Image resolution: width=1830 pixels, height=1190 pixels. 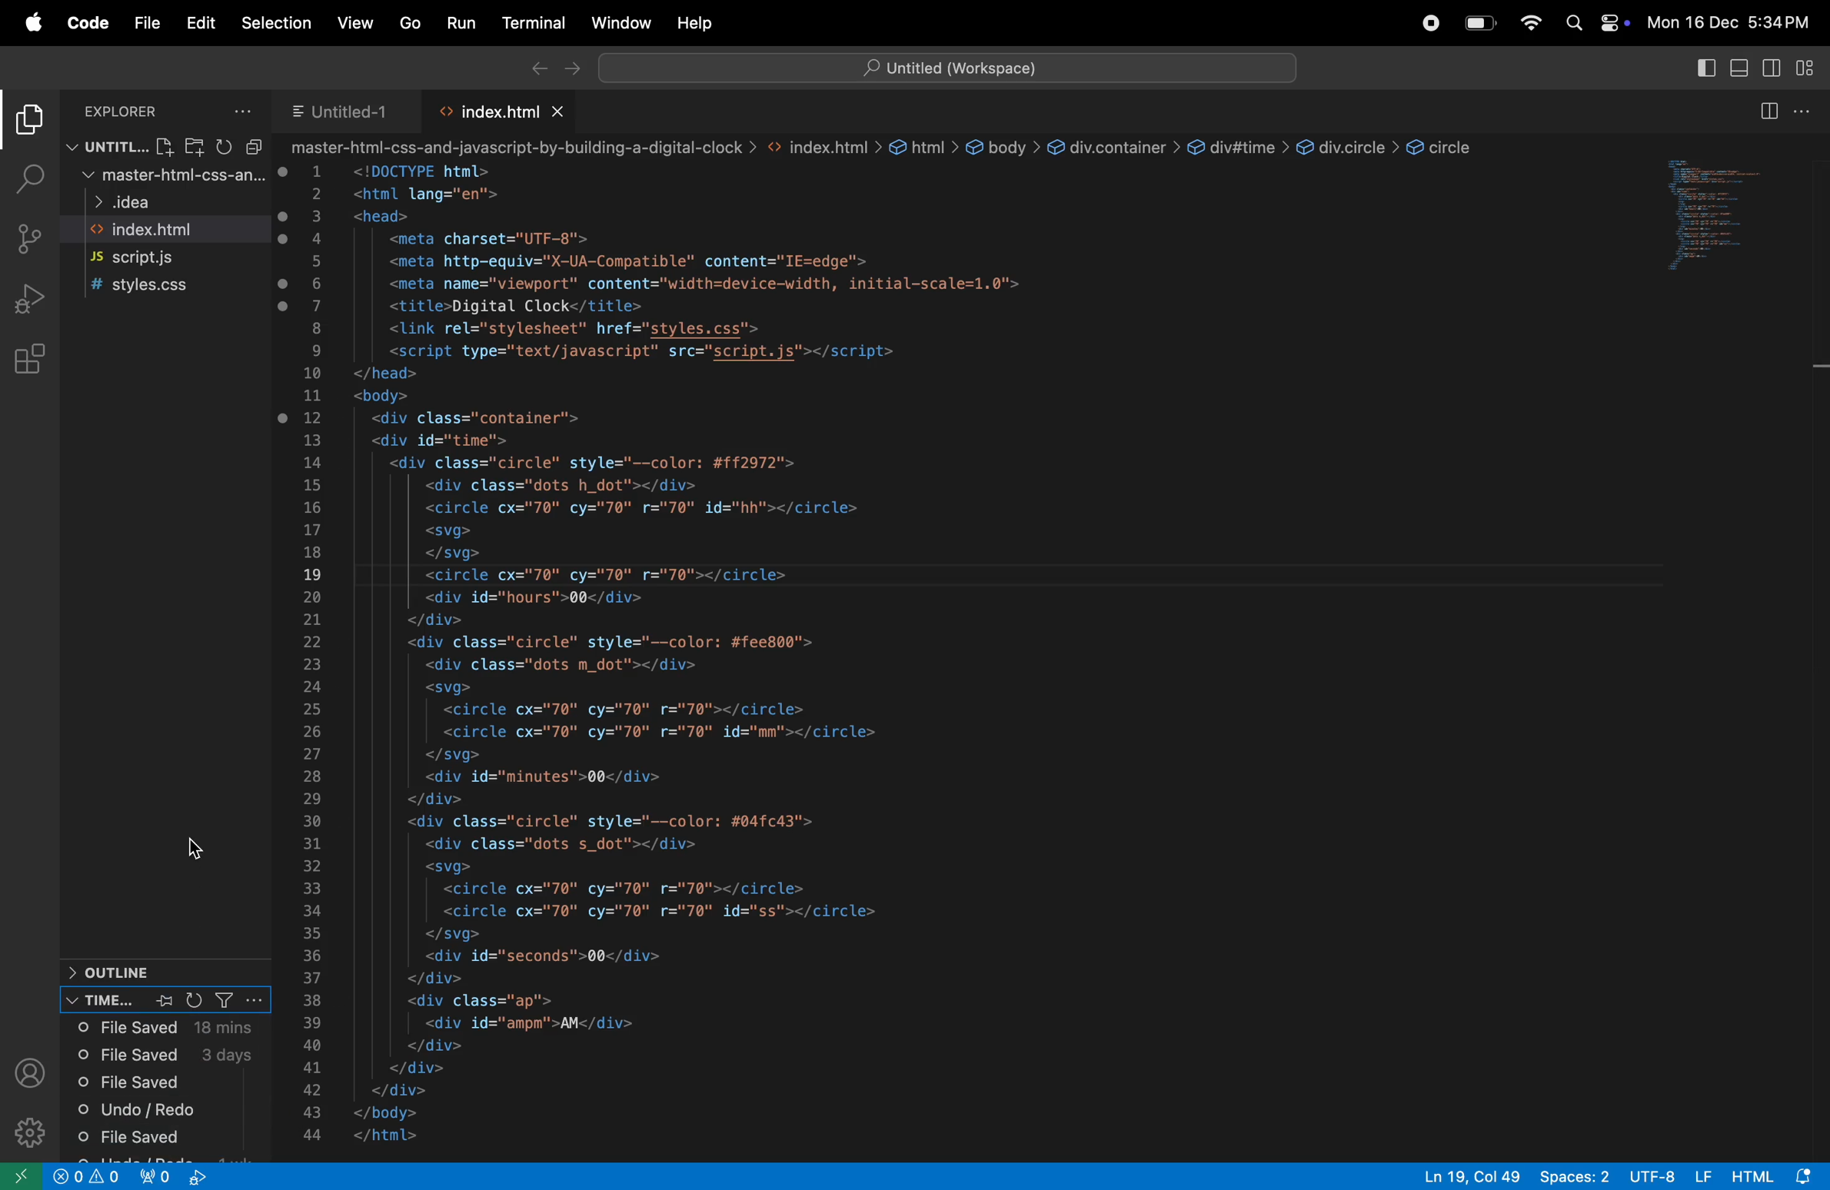 What do you see at coordinates (28, 1132) in the screenshot?
I see `settings` at bounding box center [28, 1132].